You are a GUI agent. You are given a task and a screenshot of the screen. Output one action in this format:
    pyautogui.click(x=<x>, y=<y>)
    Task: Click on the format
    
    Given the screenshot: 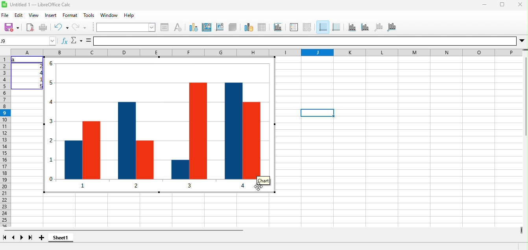 What is the action you would take?
    pyautogui.click(x=70, y=16)
    